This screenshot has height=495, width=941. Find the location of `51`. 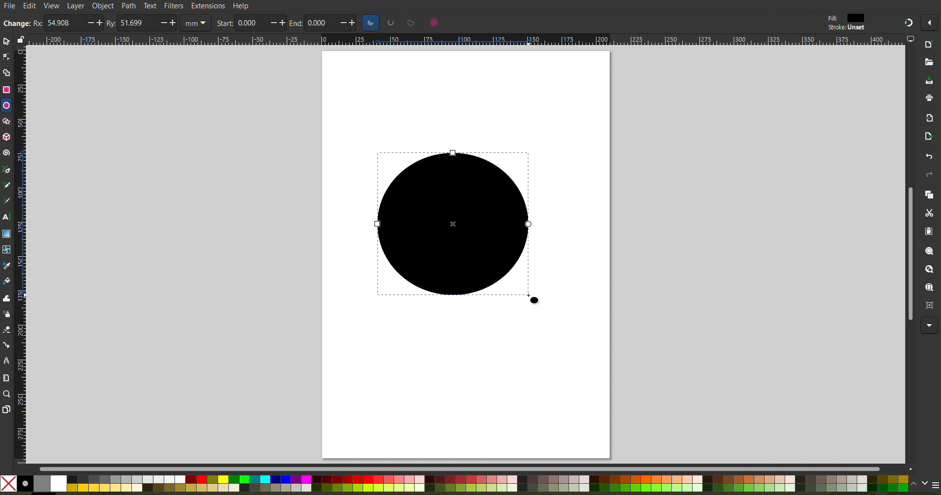

51 is located at coordinates (136, 23).